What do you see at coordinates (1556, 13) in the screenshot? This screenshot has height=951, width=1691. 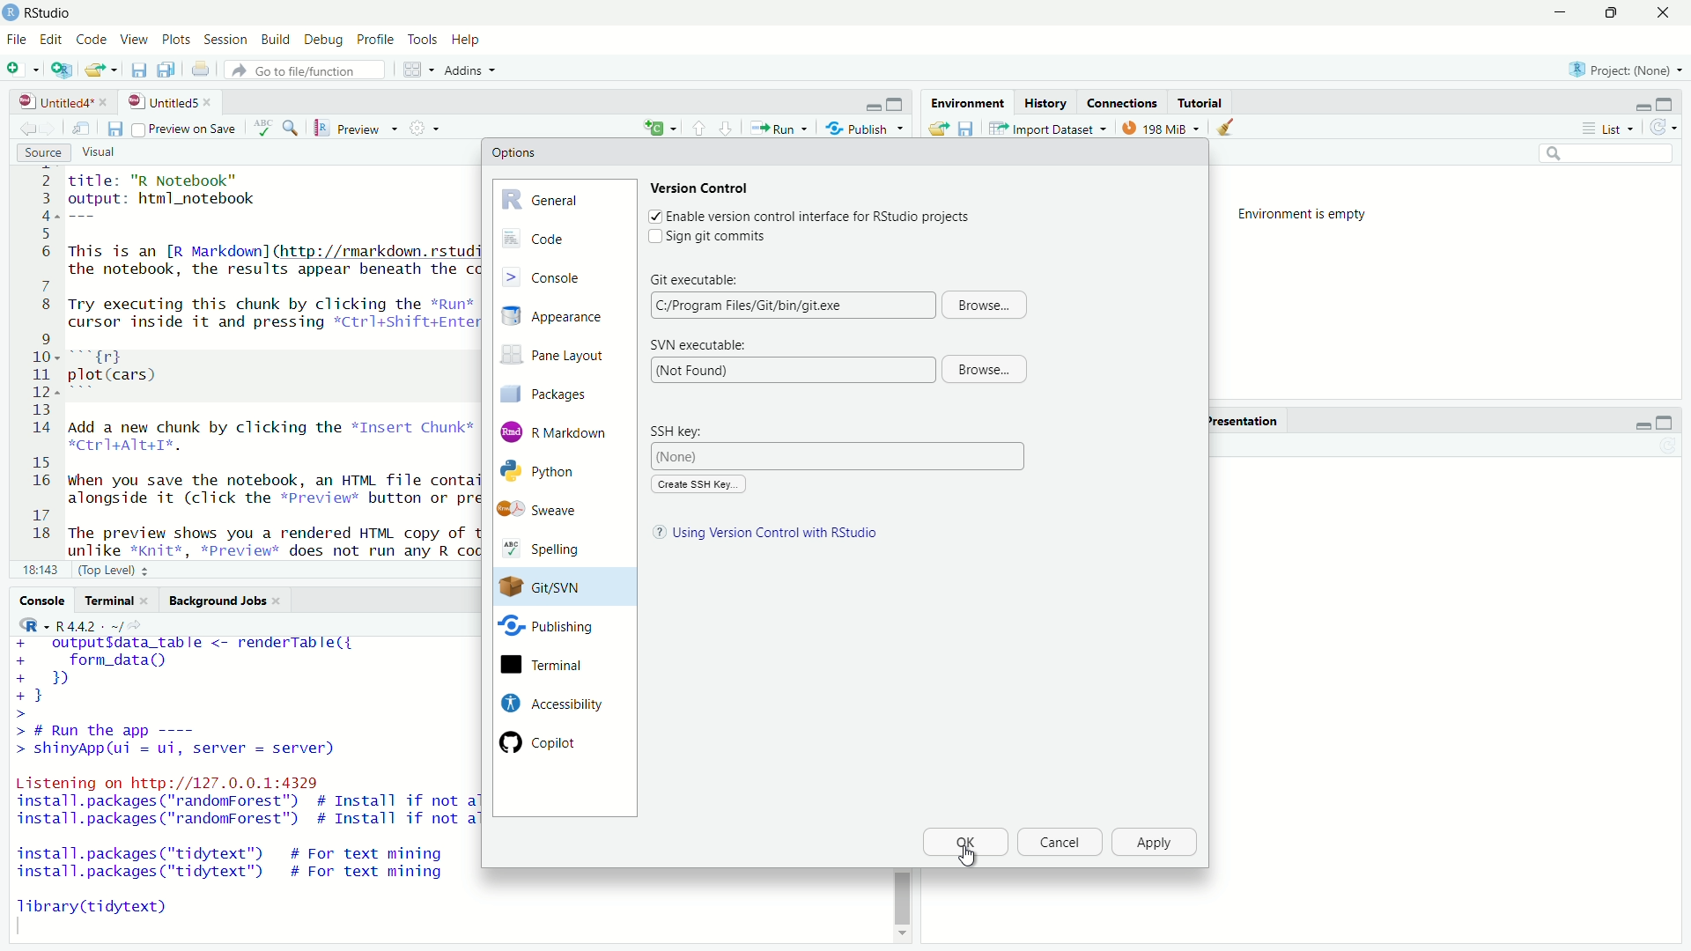 I see `minimise` at bounding box center [1556, 13].